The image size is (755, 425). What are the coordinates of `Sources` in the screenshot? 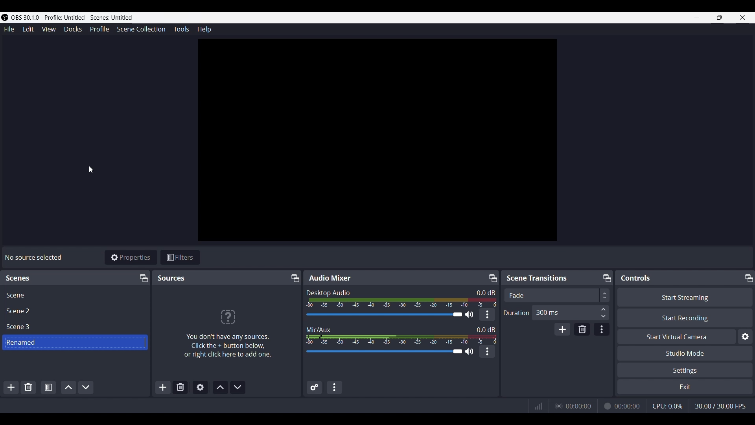 It's located at (171, 278).